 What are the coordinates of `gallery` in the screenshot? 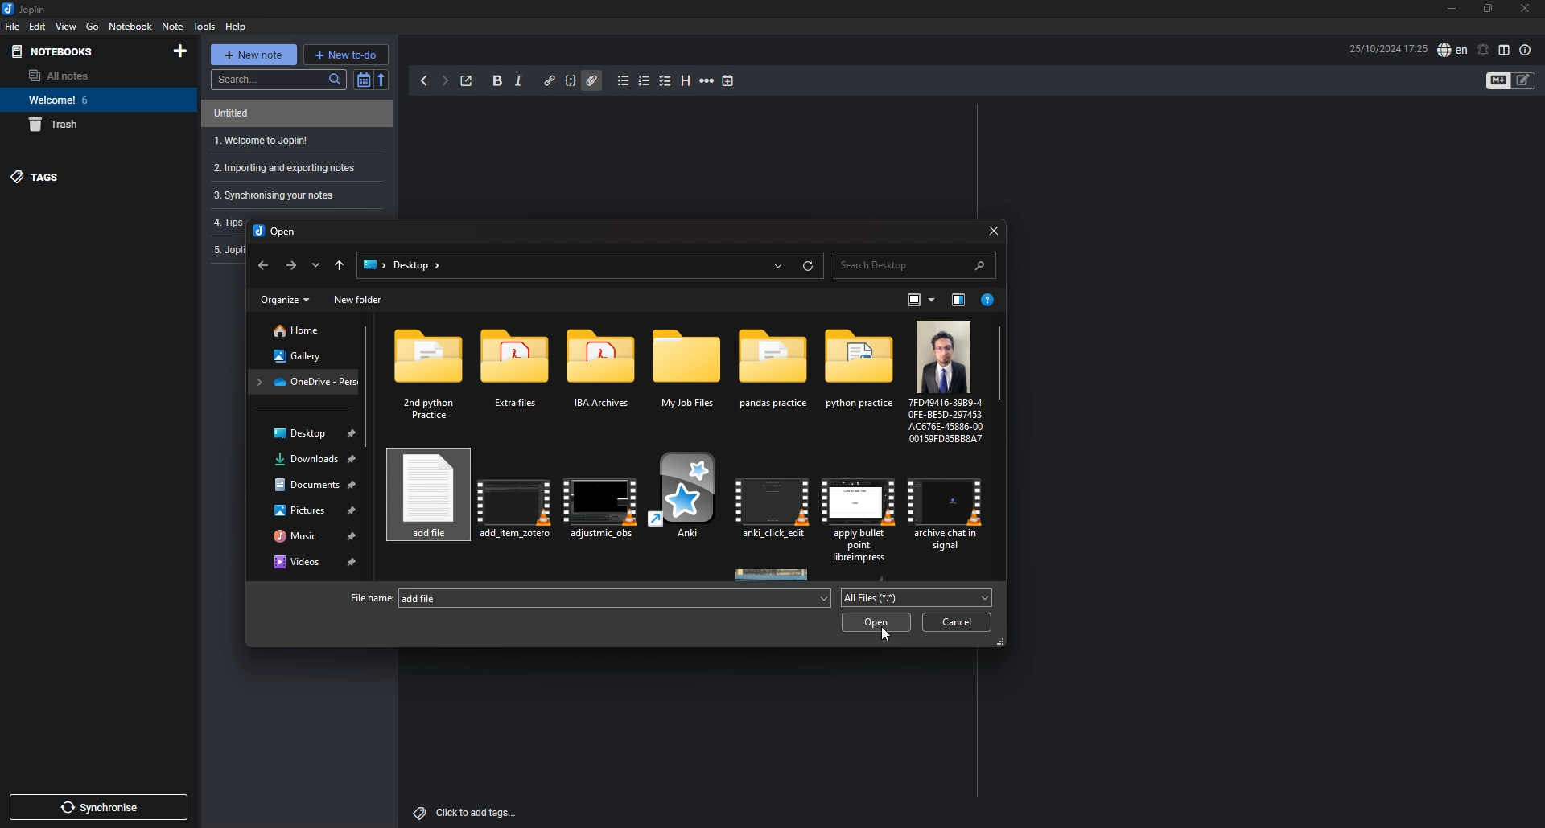 It's located at (303, 355).